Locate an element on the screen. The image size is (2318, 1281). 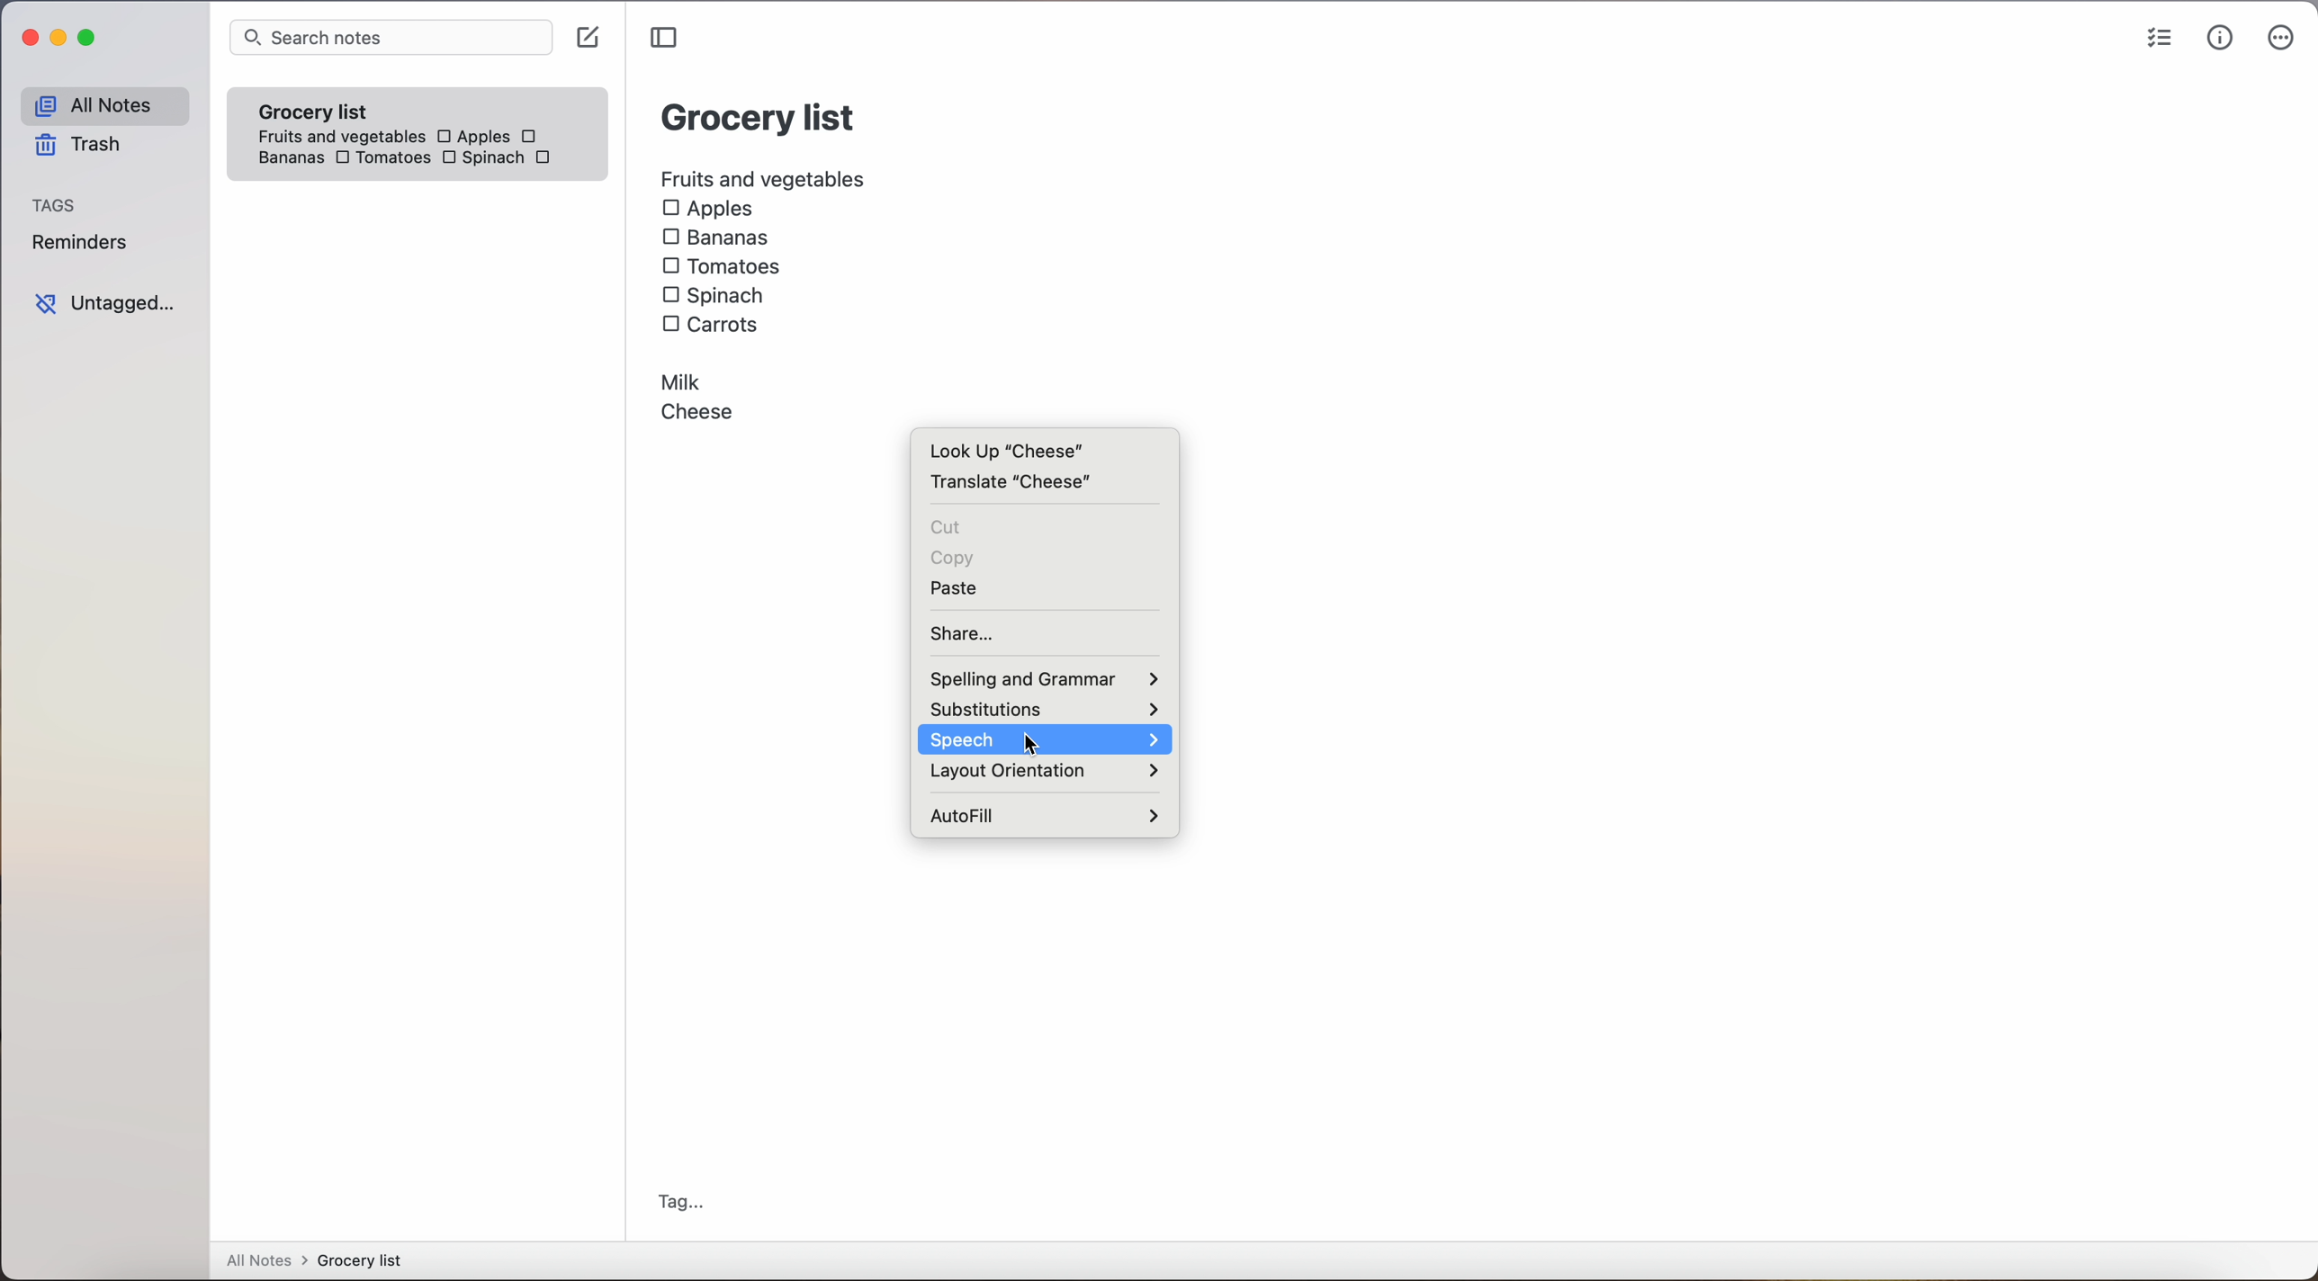
search notes is located at coordinates (391, 39).